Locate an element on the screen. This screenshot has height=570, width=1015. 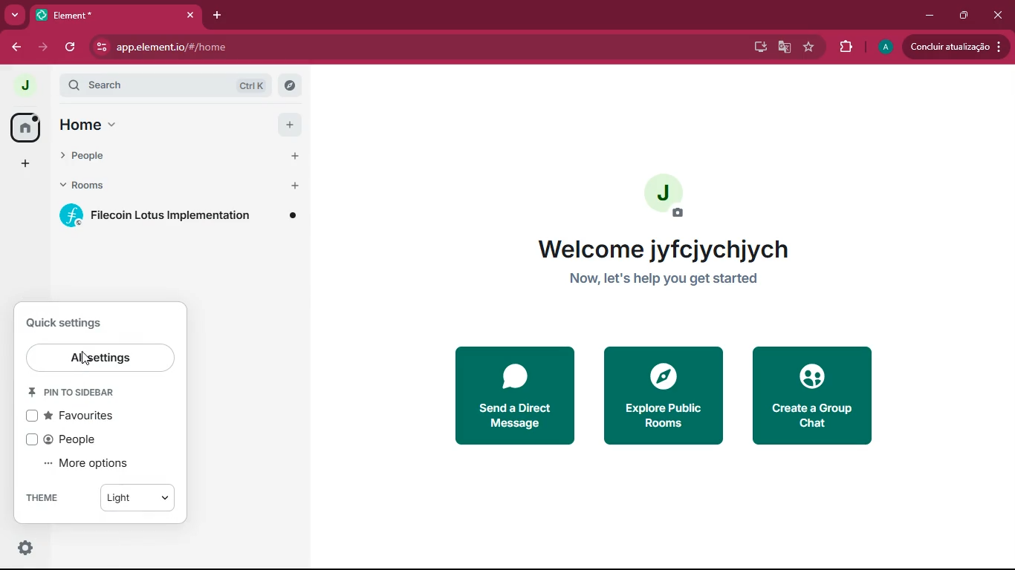
explore is located at coordinates (289, 85).